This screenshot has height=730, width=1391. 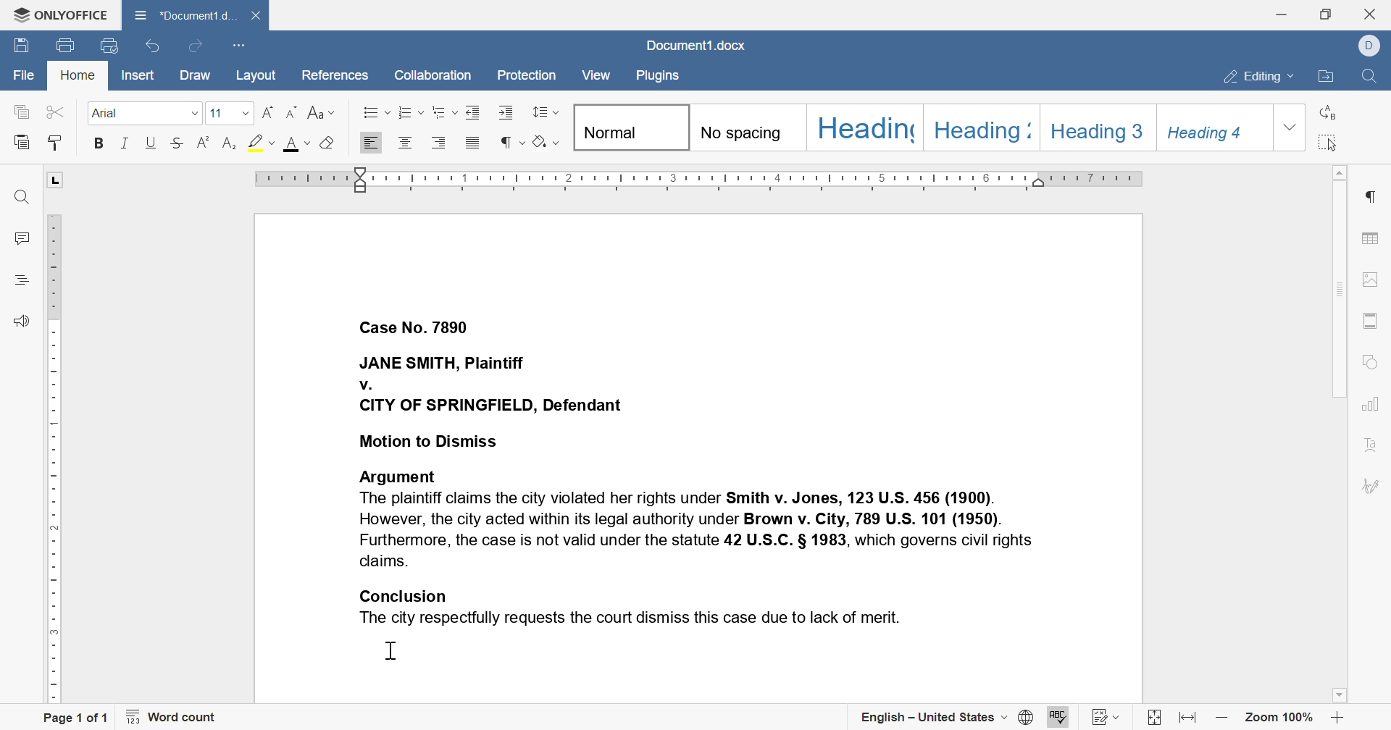 I want to click on replace, so click(x=1329, y=112).